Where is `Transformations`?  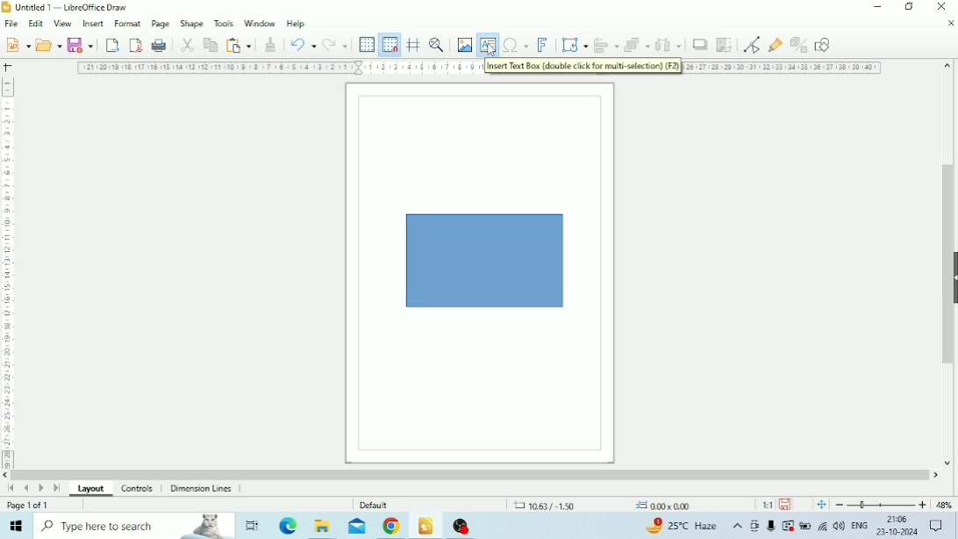 Transformations is located at coordinates (575, 45).